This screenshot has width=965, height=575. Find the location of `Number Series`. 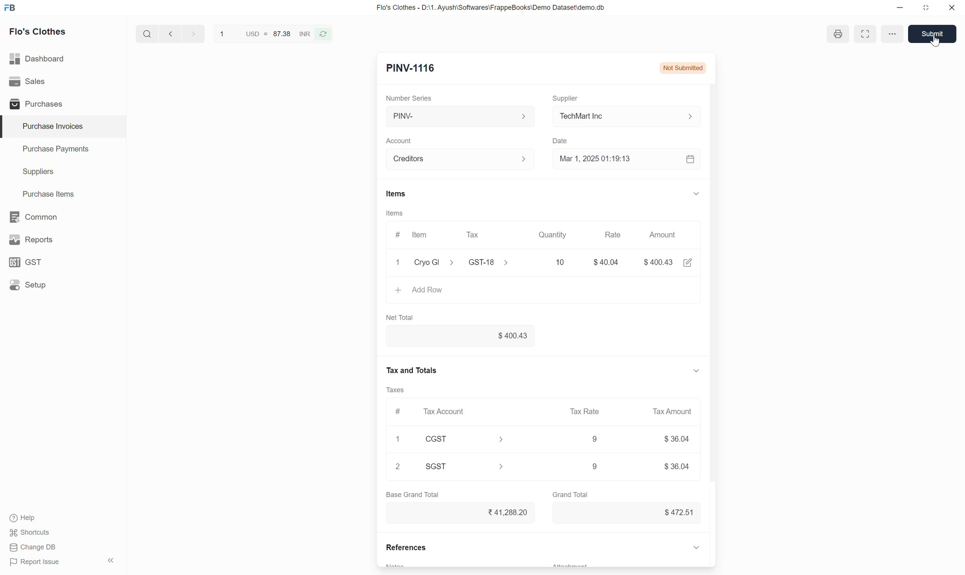

Number Series is located at coordinates (413, 97).